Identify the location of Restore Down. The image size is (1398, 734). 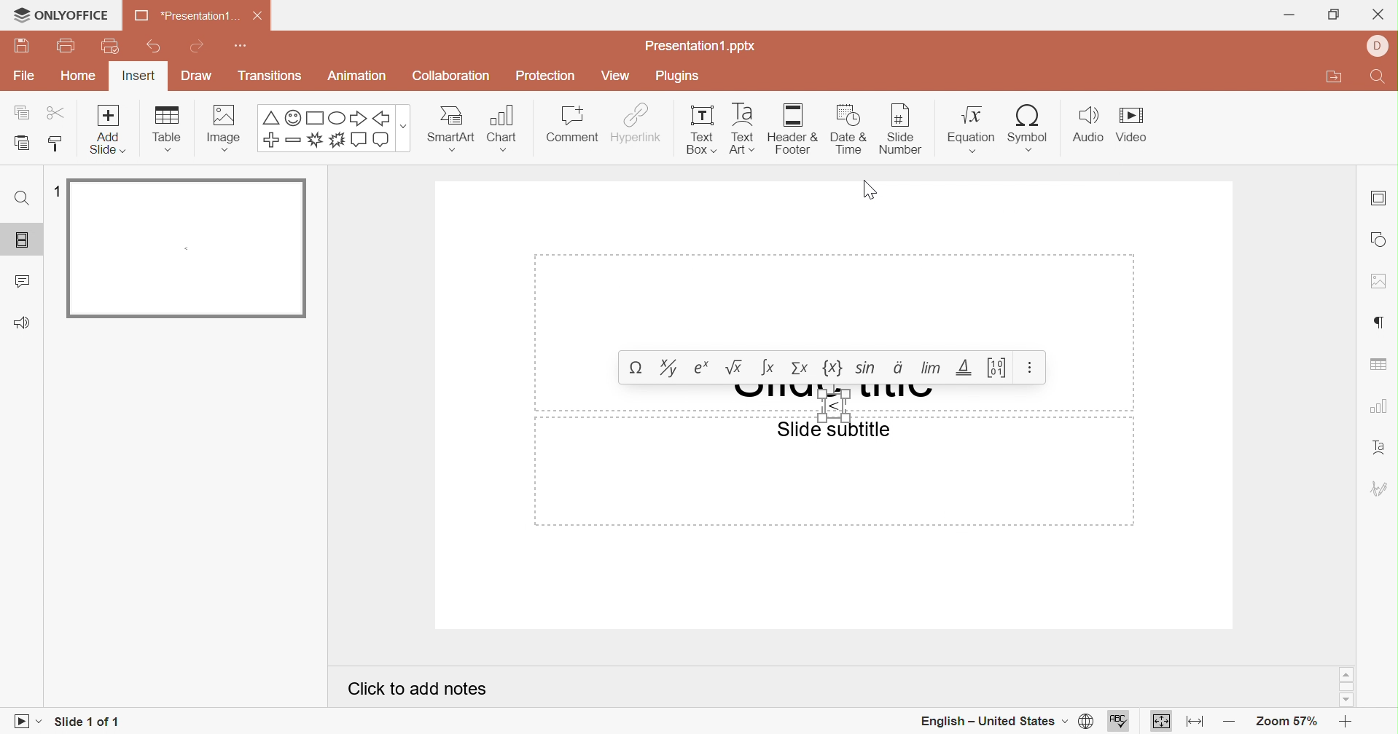
(1338, 14).